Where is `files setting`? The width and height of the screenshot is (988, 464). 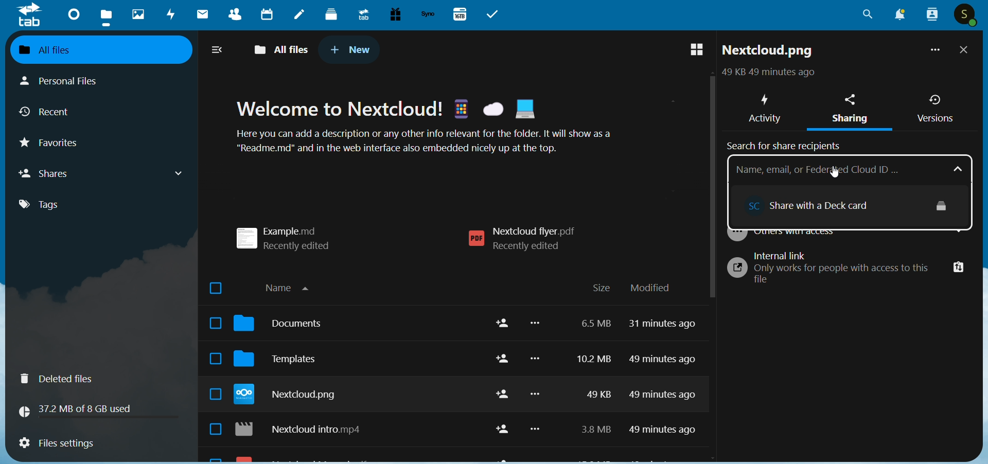 files setting is located at coordinates (56, 444).